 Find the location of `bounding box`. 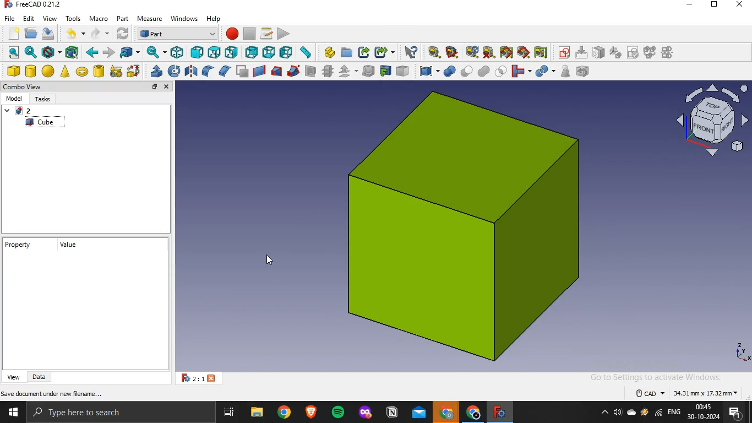

bounding box is located at coordinates (71, 52).